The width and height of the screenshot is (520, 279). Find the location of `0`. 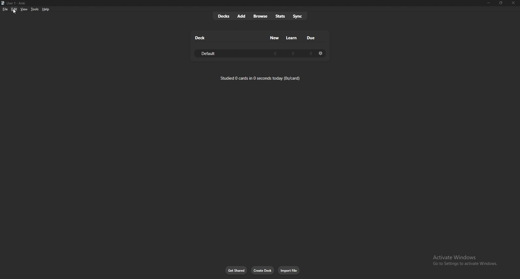

0 is located at coordinates (293, 54).